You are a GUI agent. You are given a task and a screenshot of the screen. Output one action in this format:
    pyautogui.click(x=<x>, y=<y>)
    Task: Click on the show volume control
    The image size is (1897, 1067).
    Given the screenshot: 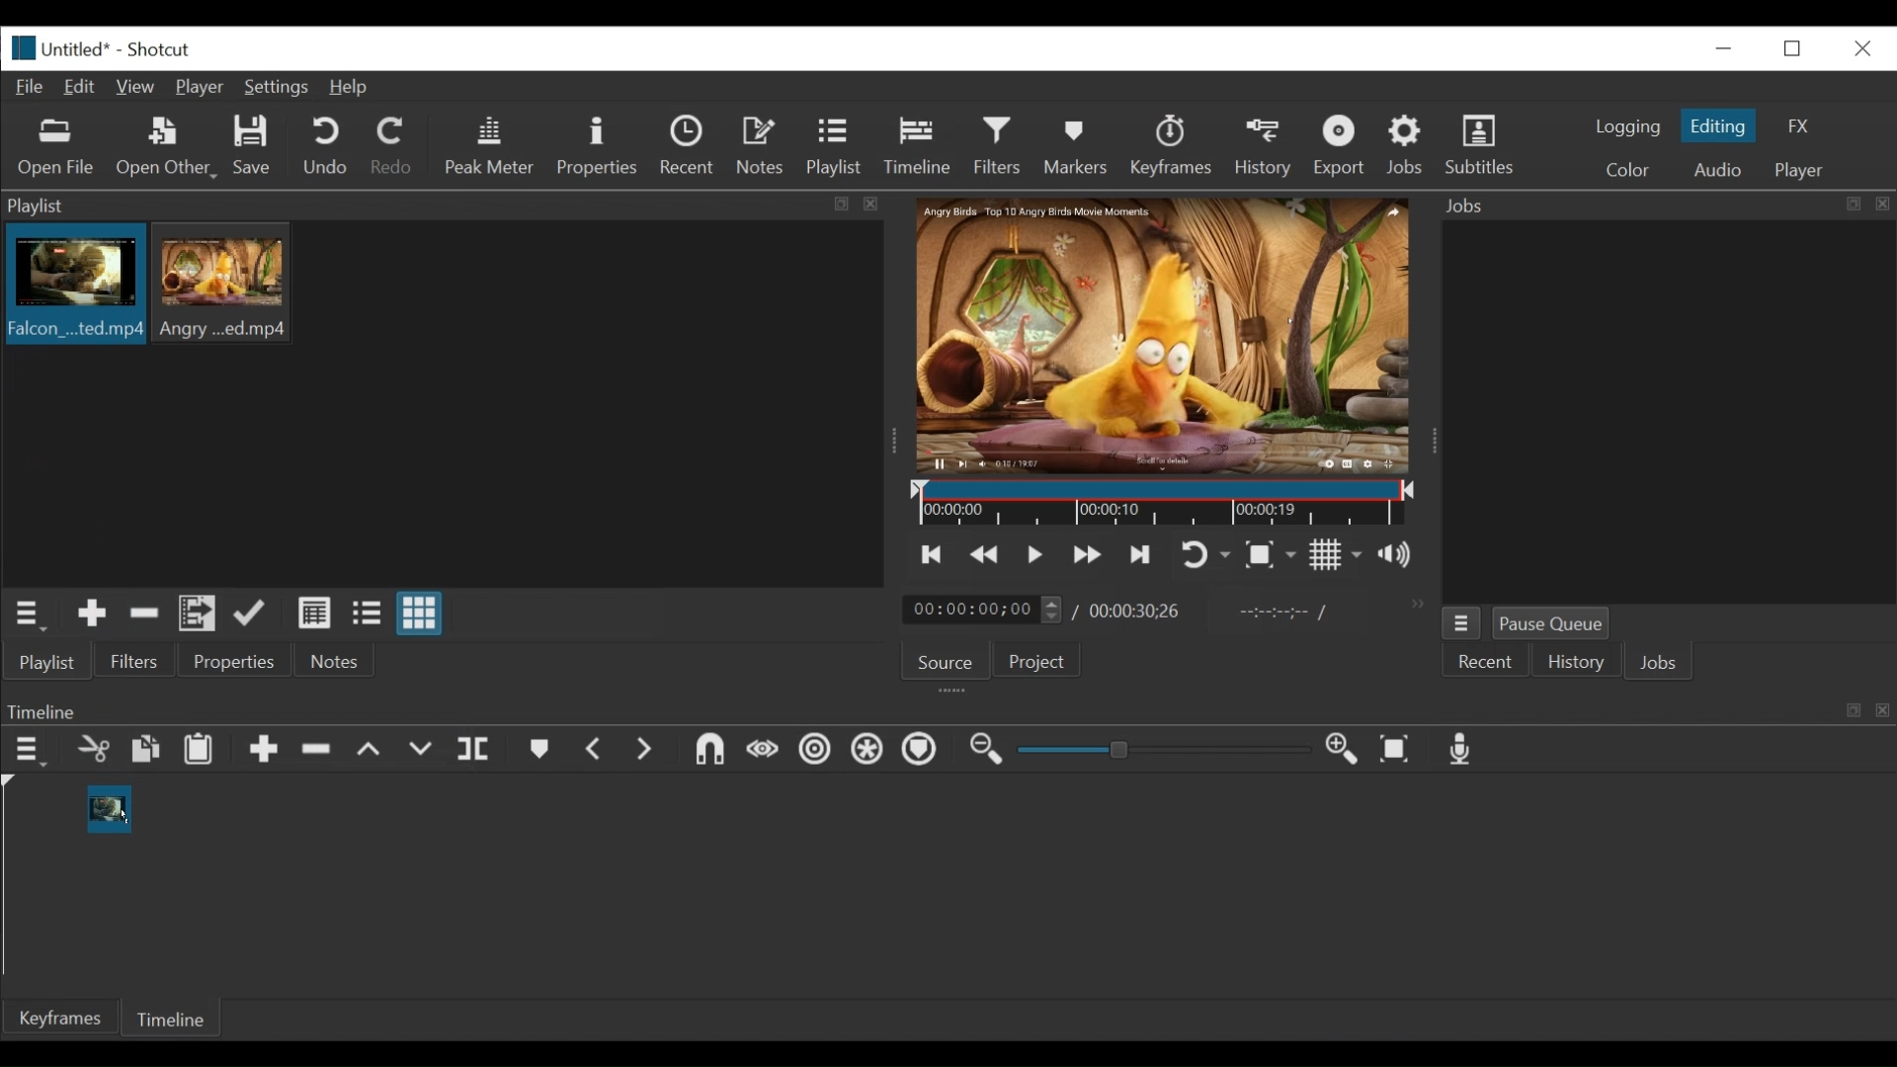 What is the action you would take?
    pyautogui.click(x=1403, y=556)
    